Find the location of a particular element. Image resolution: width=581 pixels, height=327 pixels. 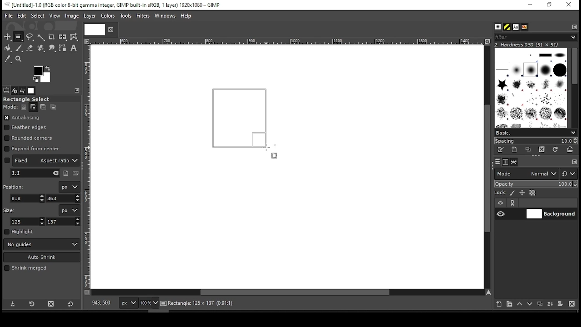

close is located at coordinates (110, 30).